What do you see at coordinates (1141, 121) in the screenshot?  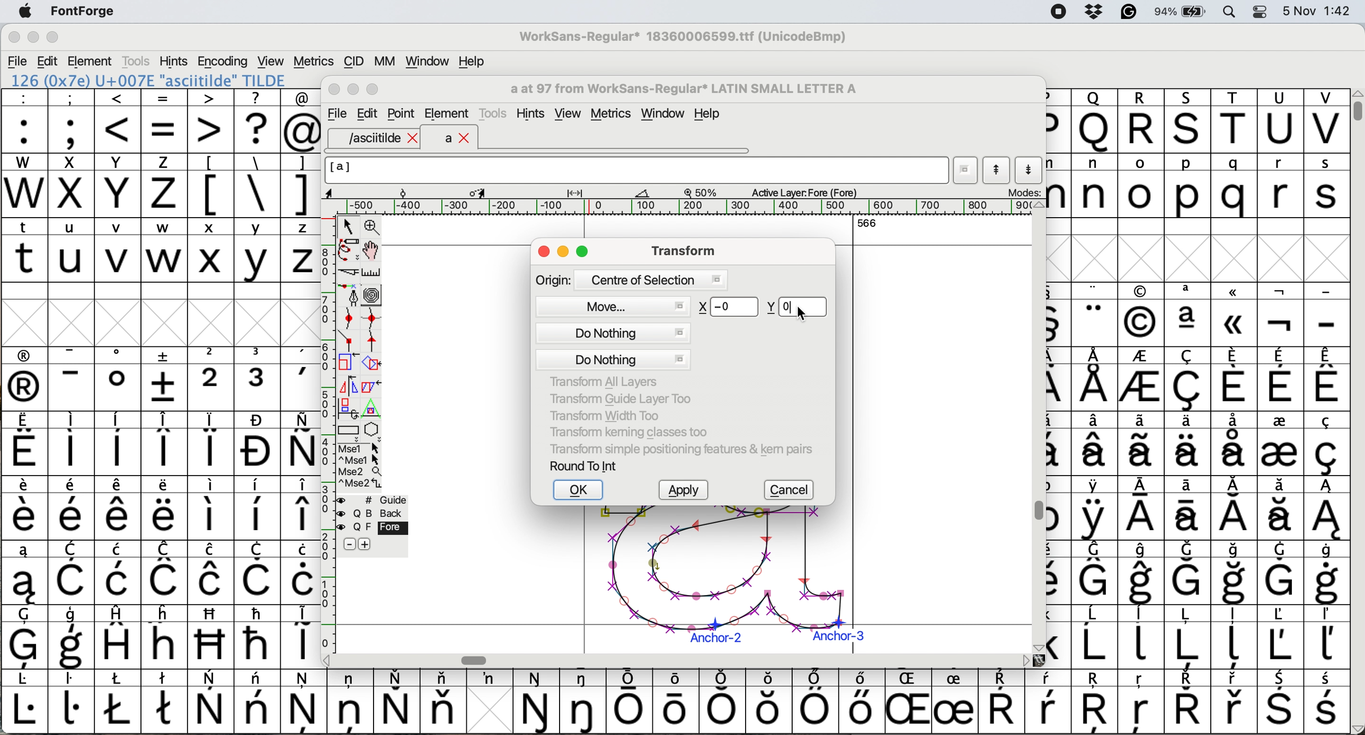 I see `R` at bounding box center [1141, 121].